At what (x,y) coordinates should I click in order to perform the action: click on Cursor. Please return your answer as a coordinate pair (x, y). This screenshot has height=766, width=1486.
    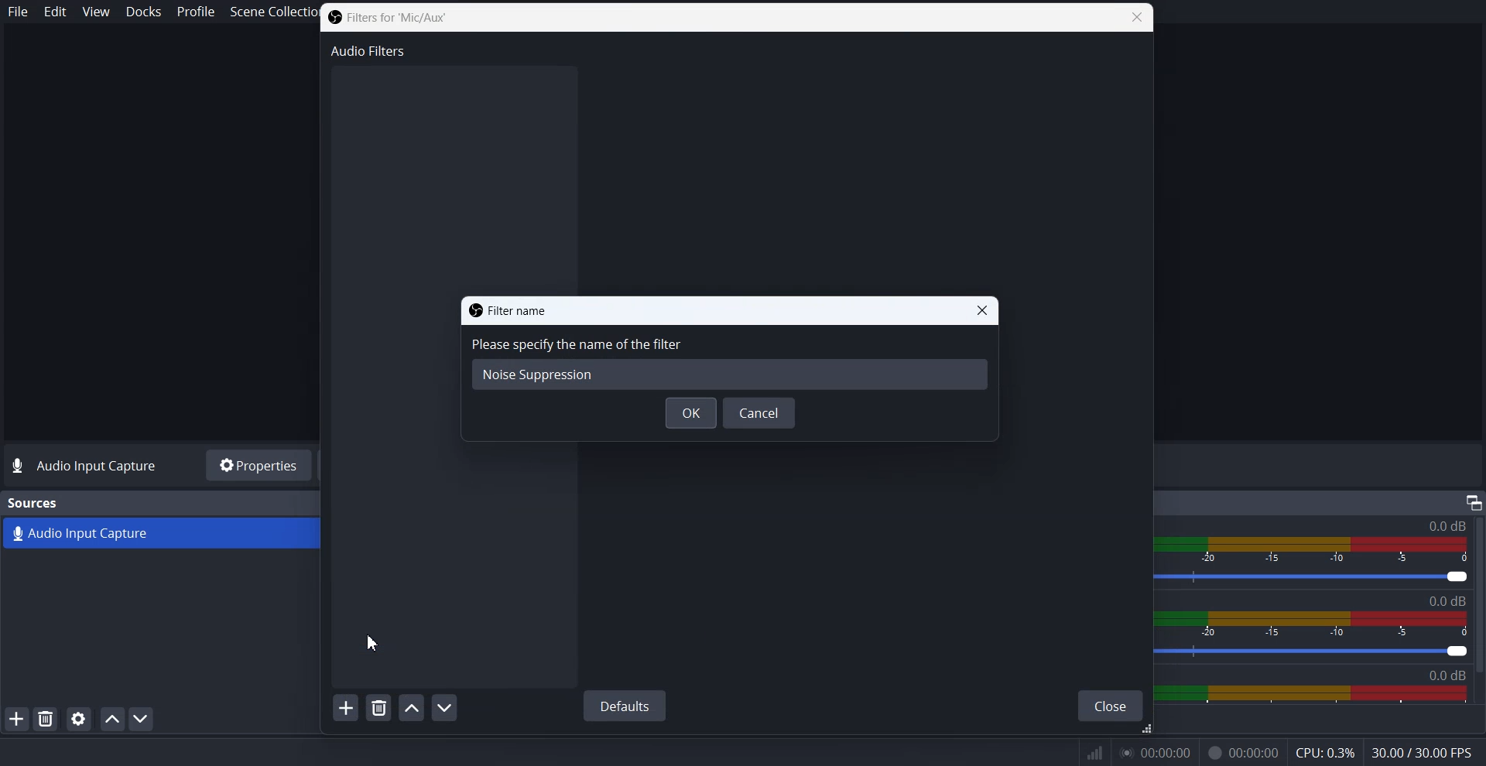
    Looking at the image, I should click on (373, 641).